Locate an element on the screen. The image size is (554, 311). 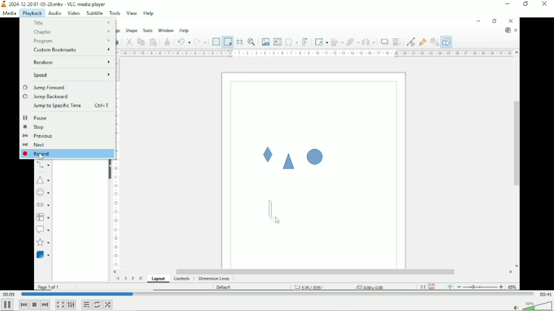
Media is located at coordinates (9, 14).